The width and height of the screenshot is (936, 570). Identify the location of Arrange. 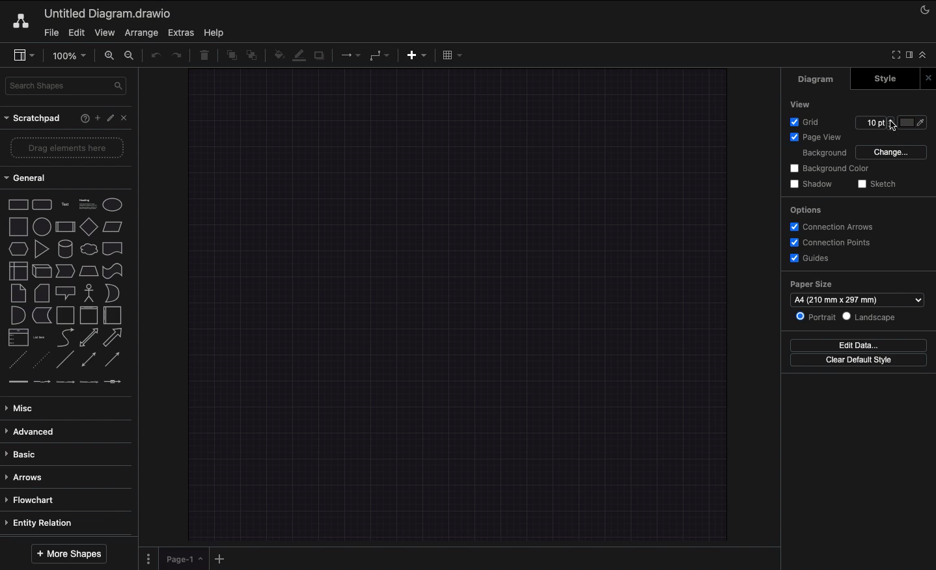
(141, 32).